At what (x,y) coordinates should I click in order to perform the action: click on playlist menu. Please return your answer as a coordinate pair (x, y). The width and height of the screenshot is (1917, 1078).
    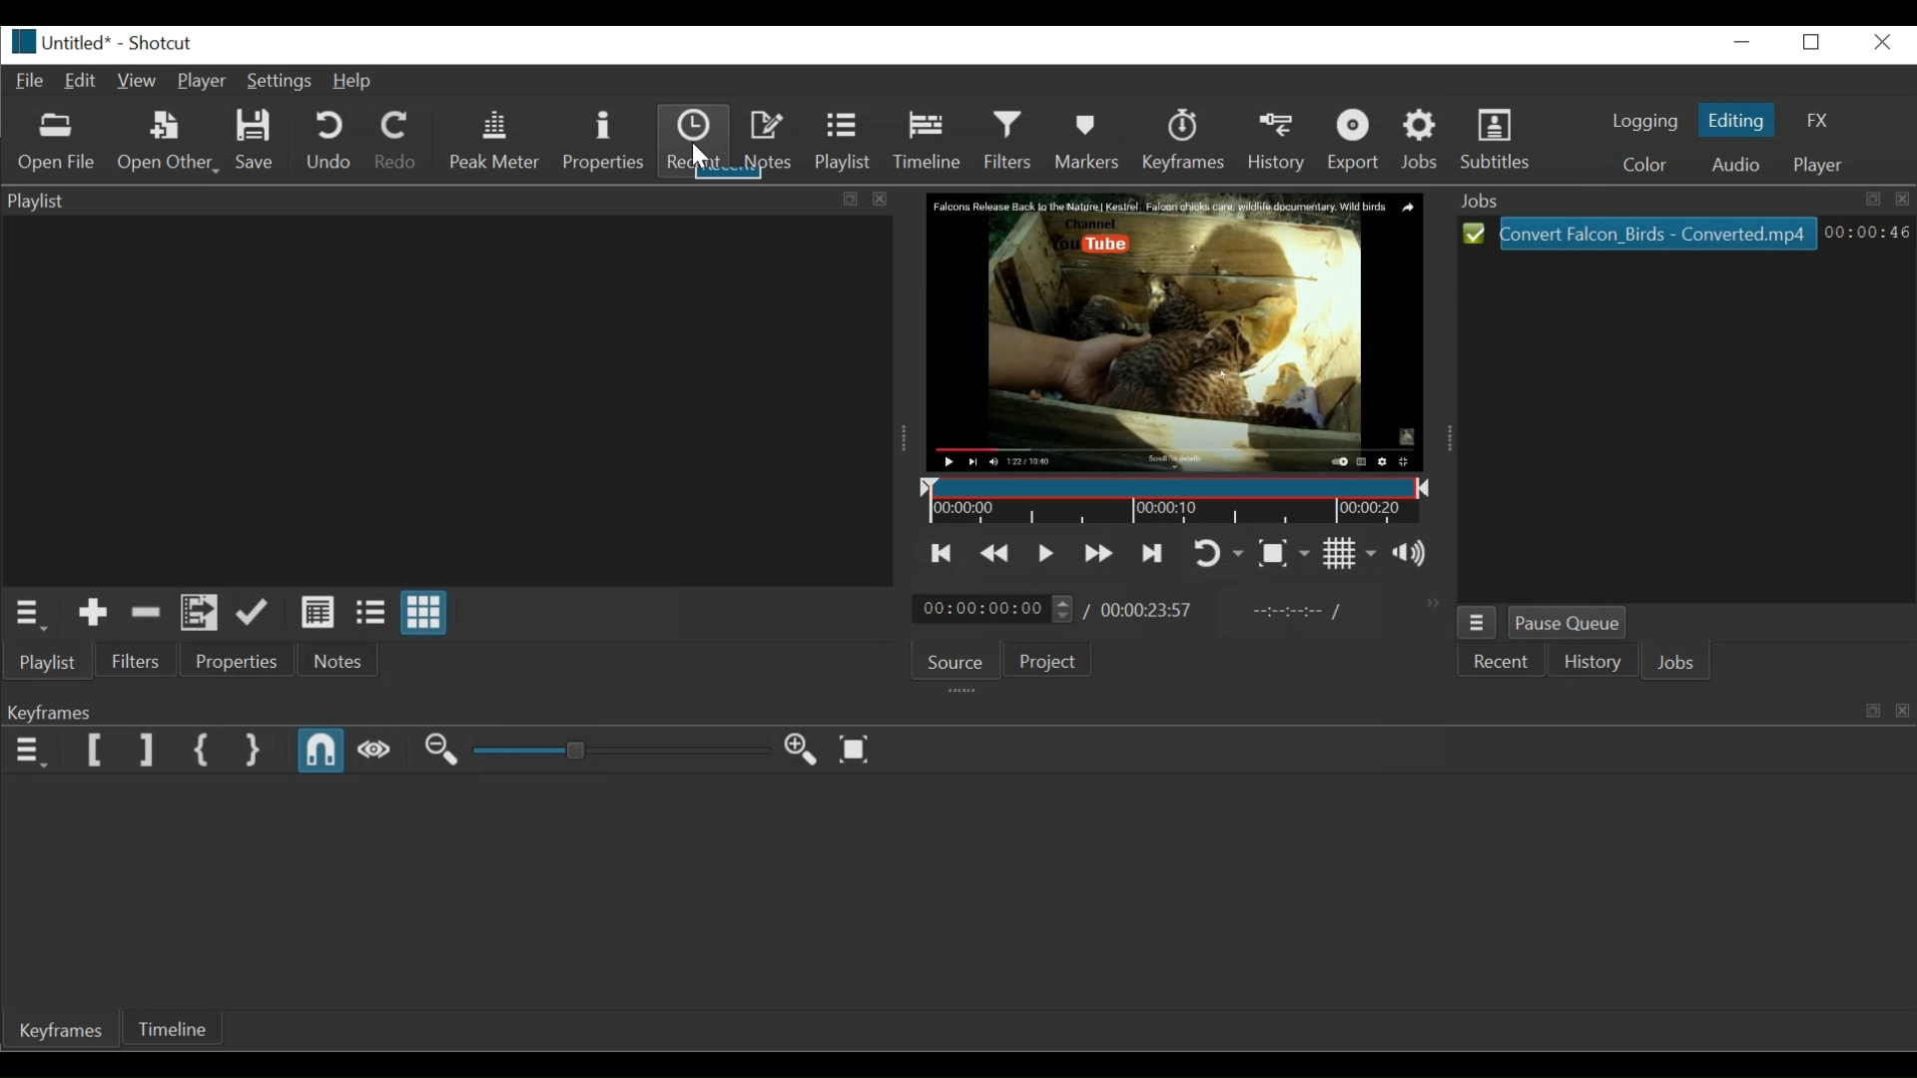
    Looking at the image, I should click on (29, 612).